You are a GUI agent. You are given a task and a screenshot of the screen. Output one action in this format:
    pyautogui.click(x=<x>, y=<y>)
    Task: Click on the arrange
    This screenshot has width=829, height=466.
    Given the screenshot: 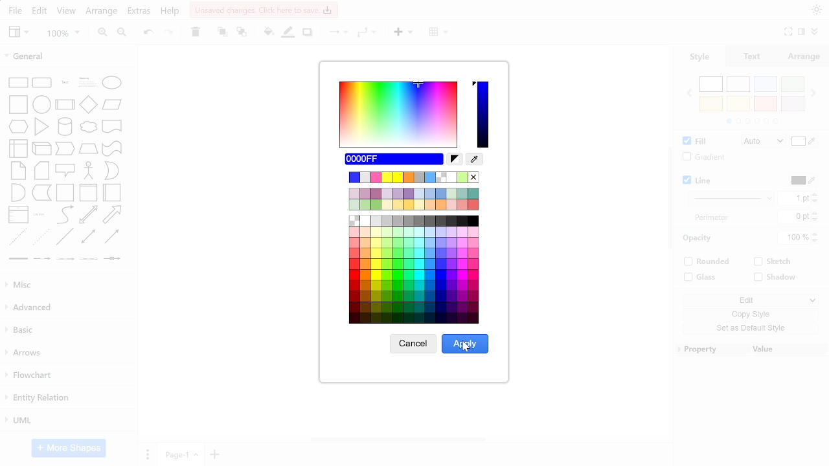 What is the action you would take?
    pyautogui.click(x=101, y=13)
    